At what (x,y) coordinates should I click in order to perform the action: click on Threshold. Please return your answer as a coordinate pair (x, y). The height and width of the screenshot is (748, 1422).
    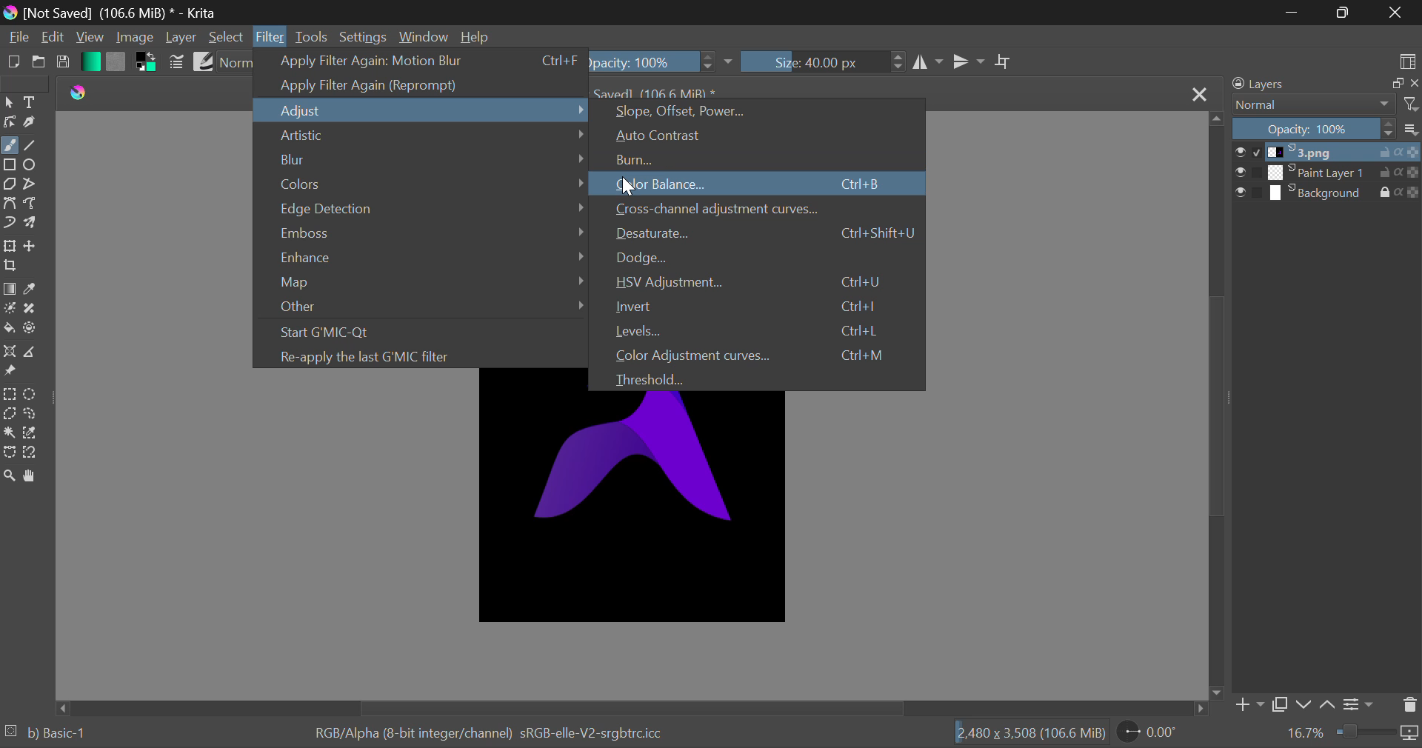
    Looking at the image, I should click on (761, 378).